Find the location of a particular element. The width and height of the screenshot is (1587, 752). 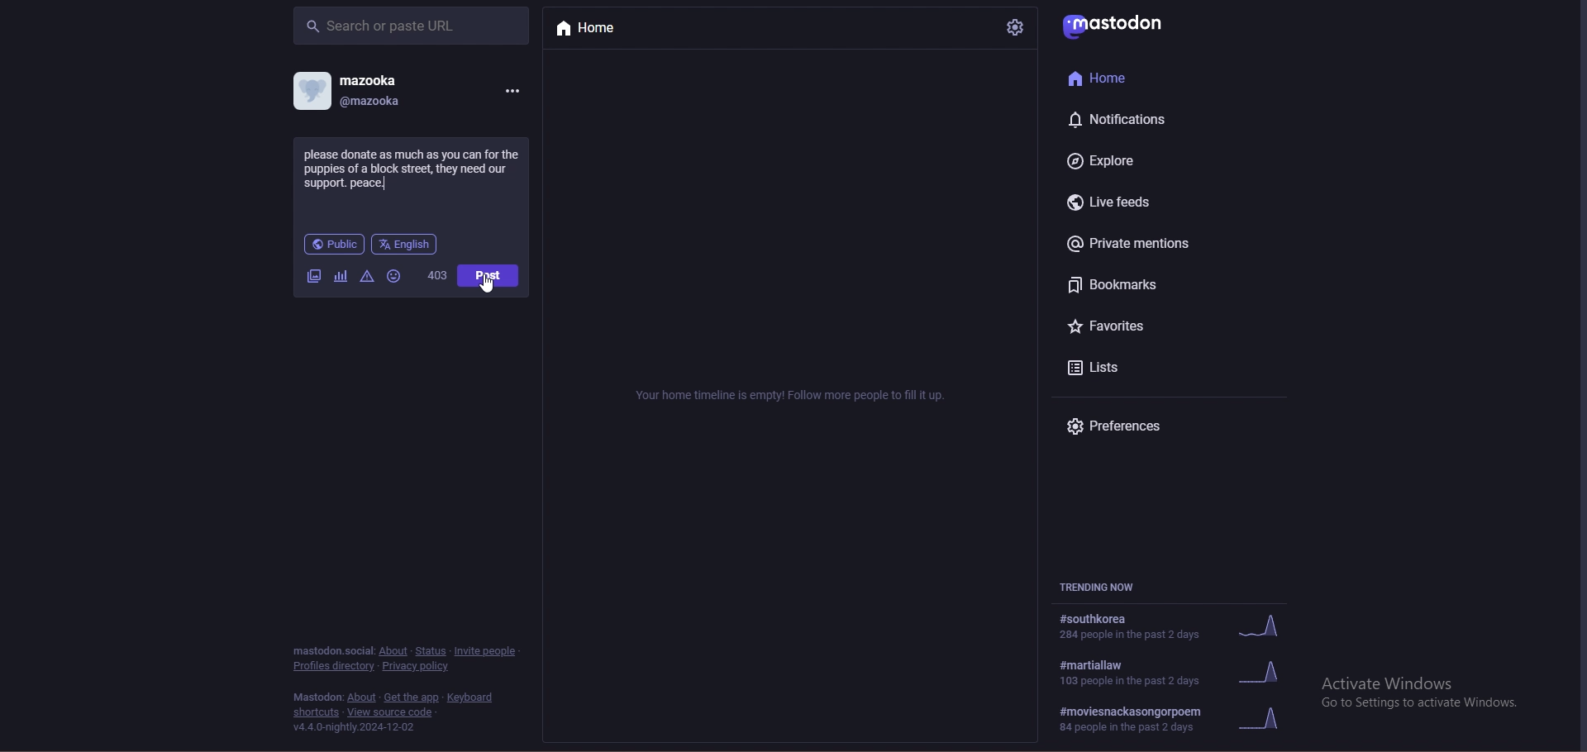

invite people is located at coordinates (487, 650).